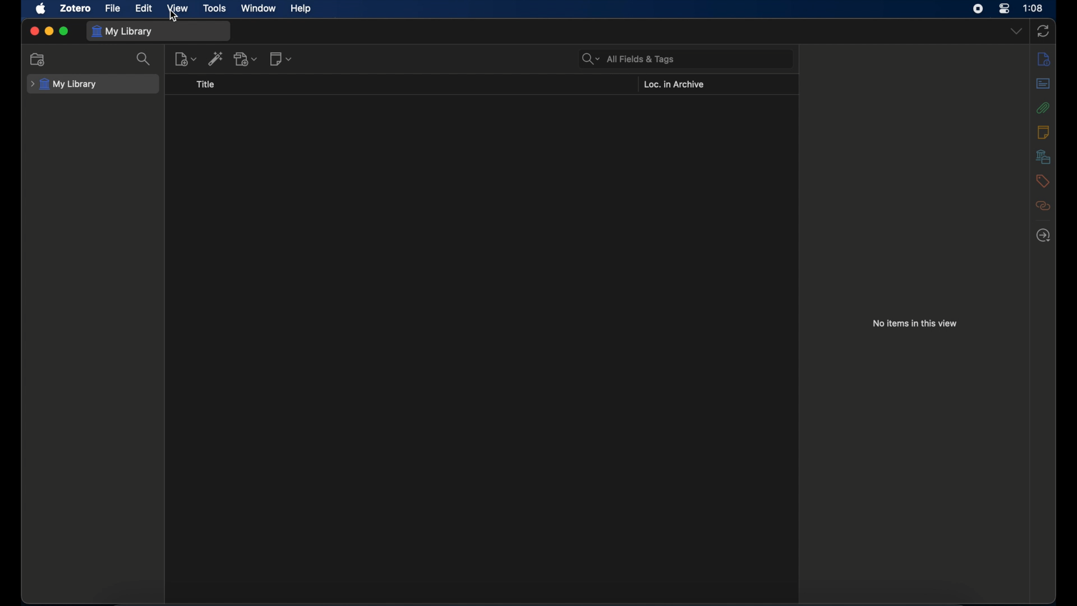 This screenshot has height=606, width=1077. What do you see at coordinates (1043, 132) in the screenshot?
I see `notes` at bounding box center [1043, 132].